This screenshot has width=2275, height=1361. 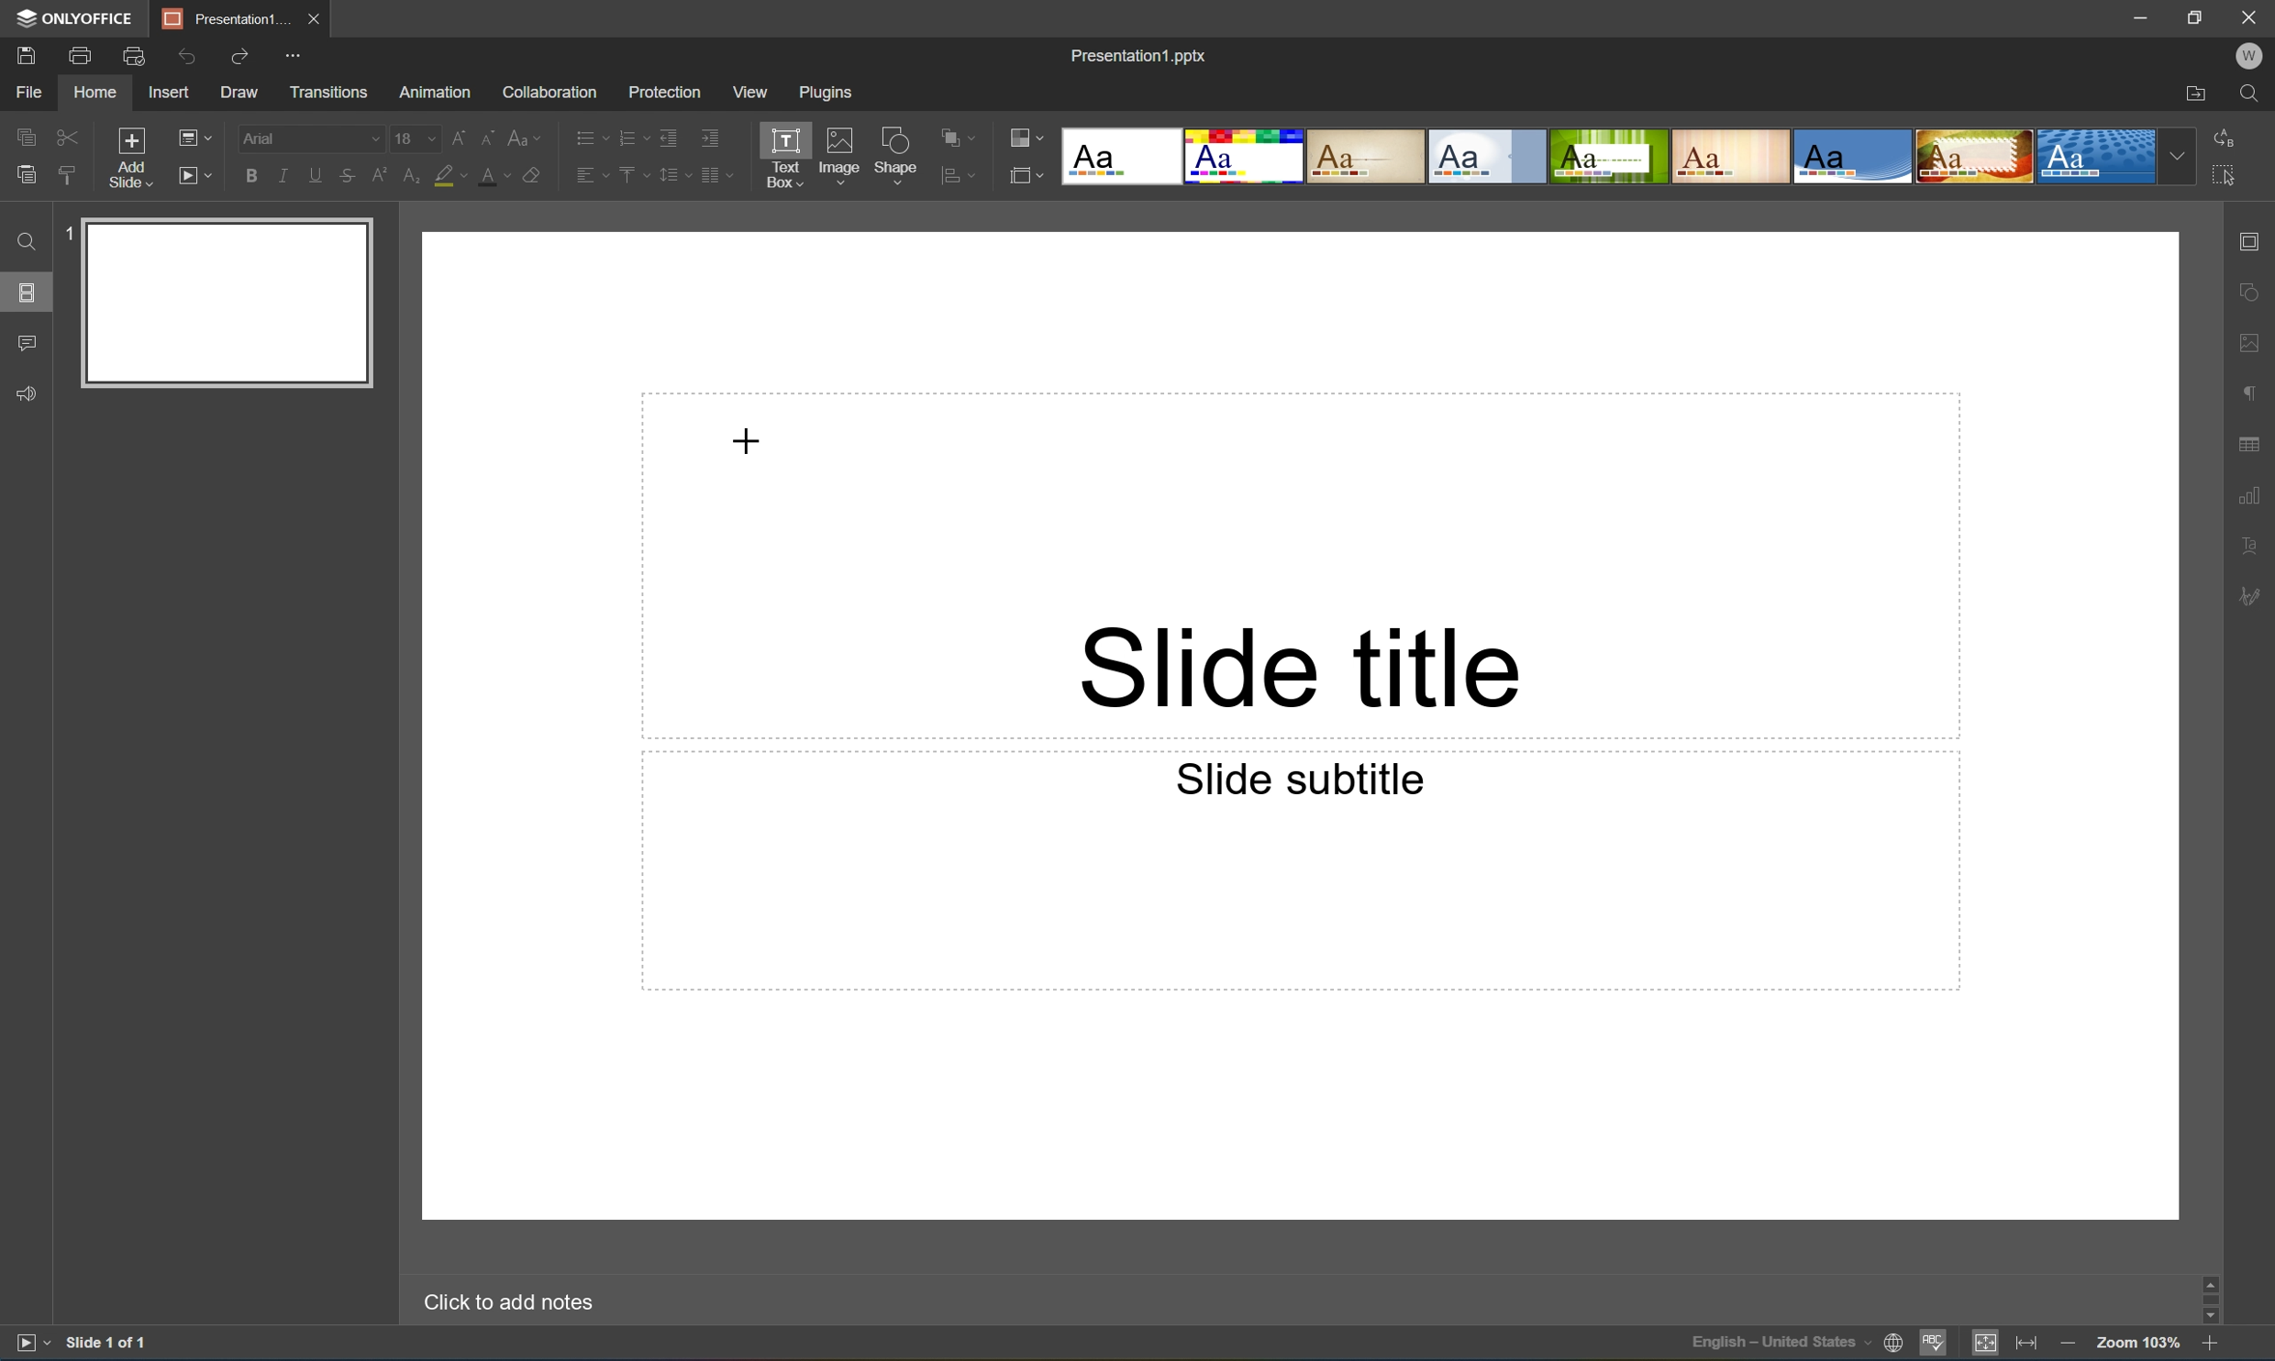 What do you see at coordinates (2254, 594) in the screenshot?
I see `Signature settings` at bounding box center [2254, 594].